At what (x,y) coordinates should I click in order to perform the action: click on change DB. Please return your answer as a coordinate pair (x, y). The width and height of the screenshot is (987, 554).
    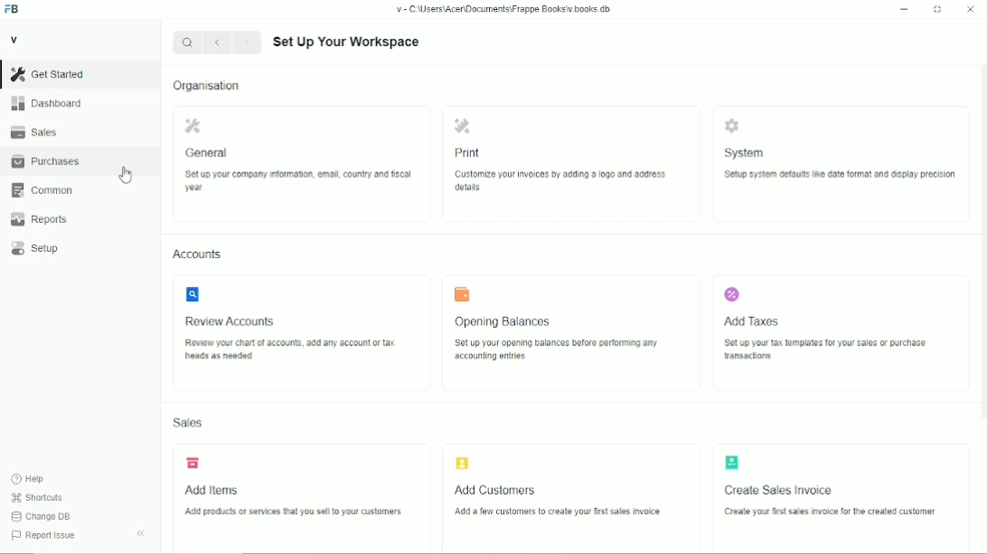
    Looking at the image, I should click on (41, 516).